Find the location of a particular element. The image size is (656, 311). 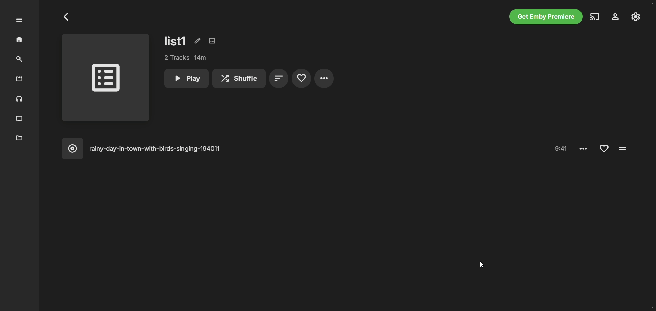

play on another device is located at coordinates (595, 17).